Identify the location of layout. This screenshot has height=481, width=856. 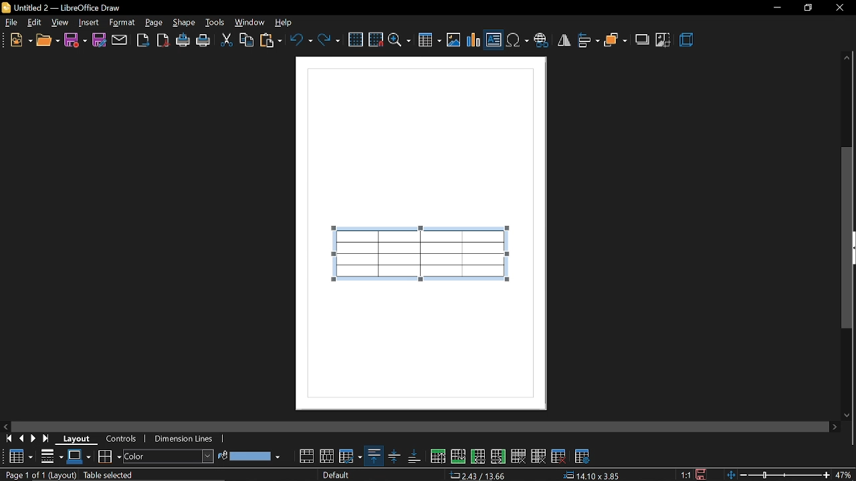
(80, 439).